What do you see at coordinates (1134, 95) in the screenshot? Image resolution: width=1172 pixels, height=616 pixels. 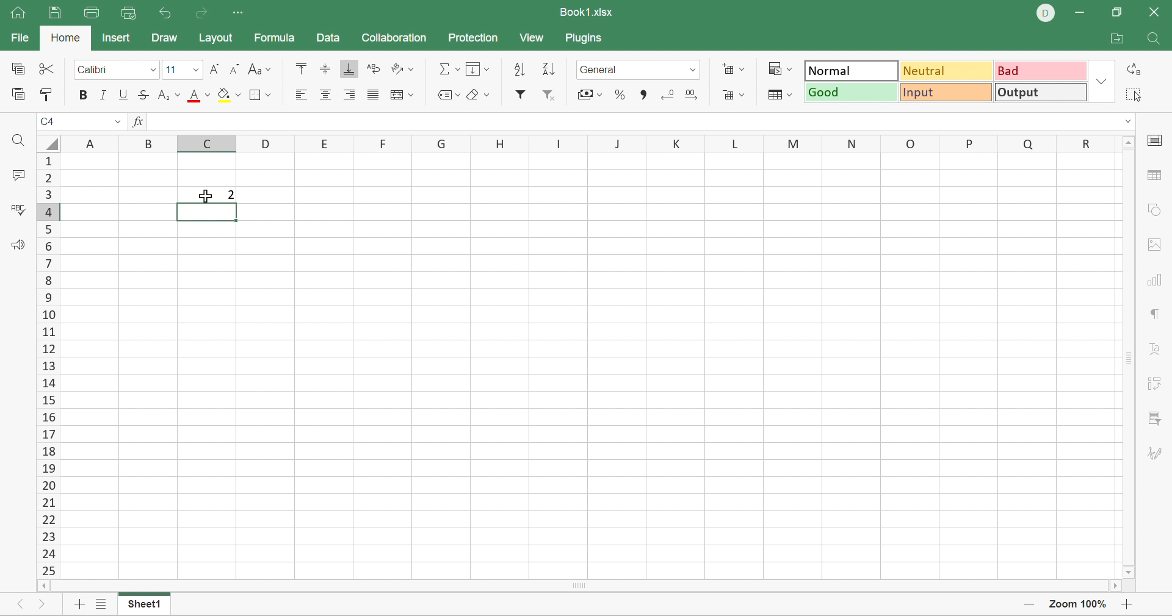 I see `Select all` at bounding box center [1134, 95].